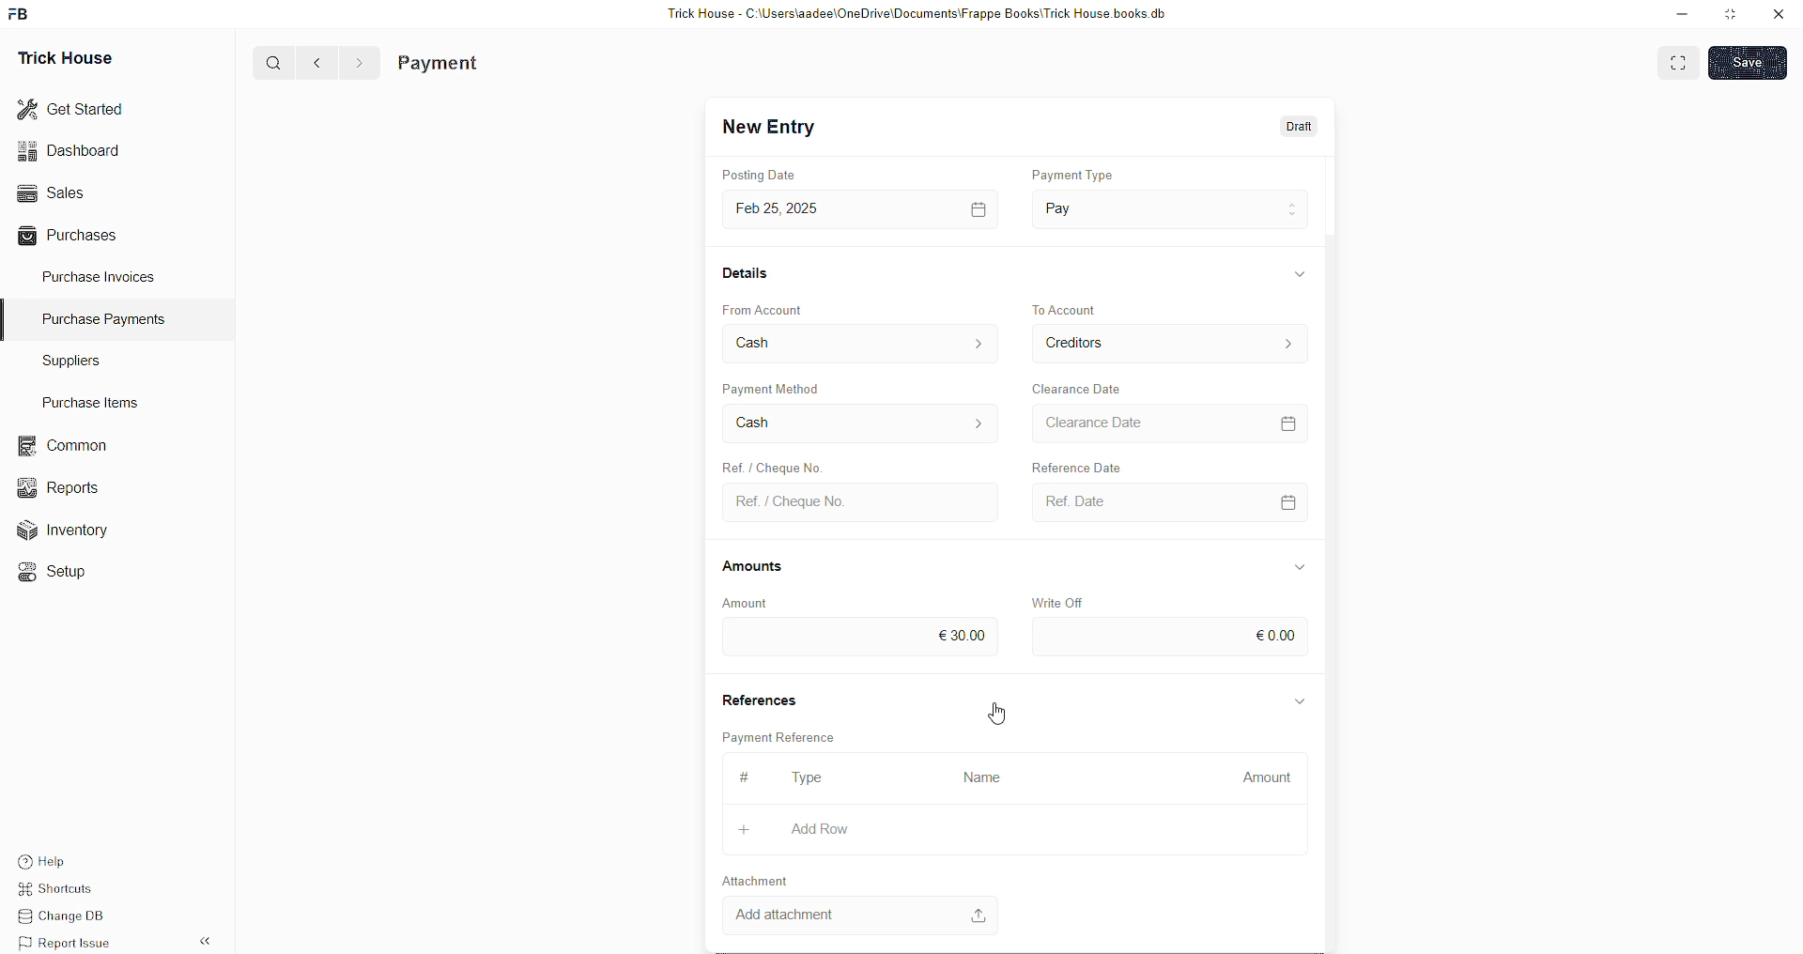 This screenshot has width=1803, height=954. Describe the element at coordinates (71, 107) in the screenshot. I see ` Get Started` at that location.